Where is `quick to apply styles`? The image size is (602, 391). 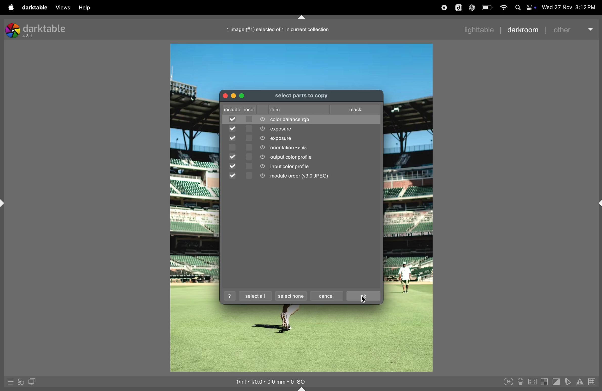 quick to apply styles is located at coordinates (21, 382).